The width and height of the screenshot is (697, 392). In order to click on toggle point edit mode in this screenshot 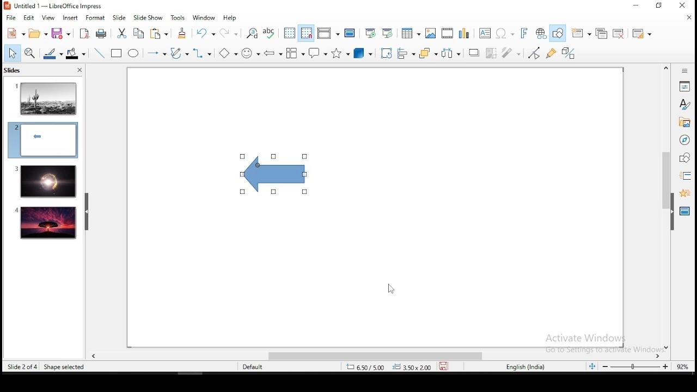, I will do `click(534, 54)`.